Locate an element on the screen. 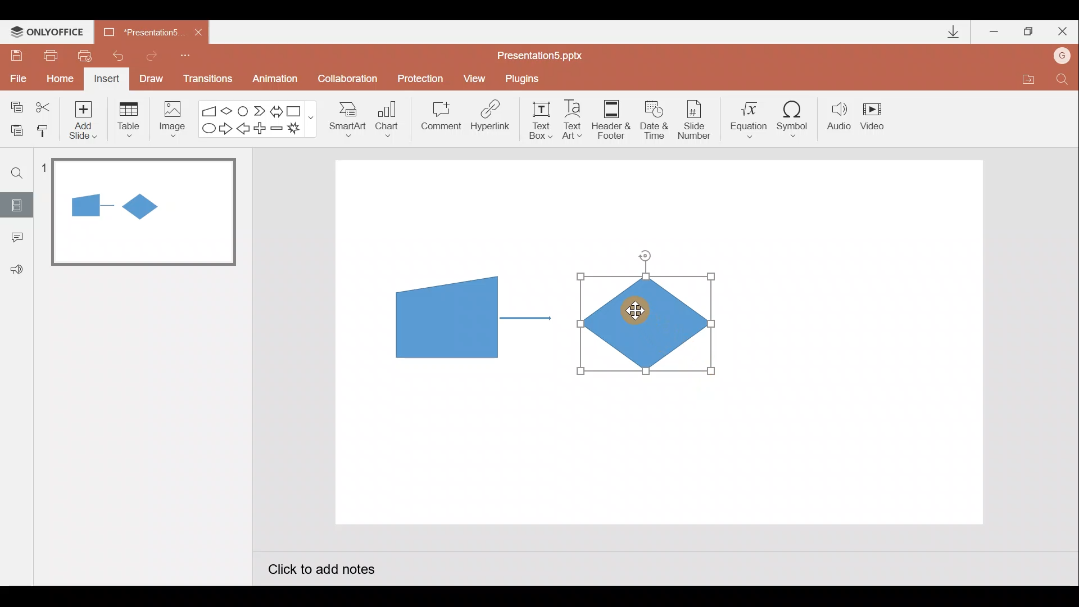  Minus is located at coordinates (278, 130).